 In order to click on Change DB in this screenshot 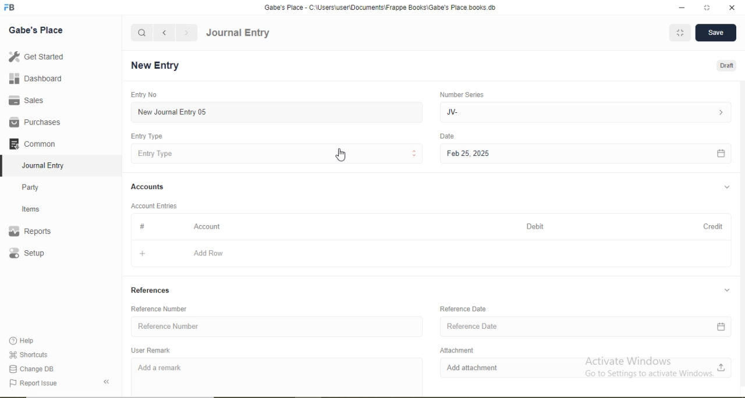, I will do `click(32, 368)`.